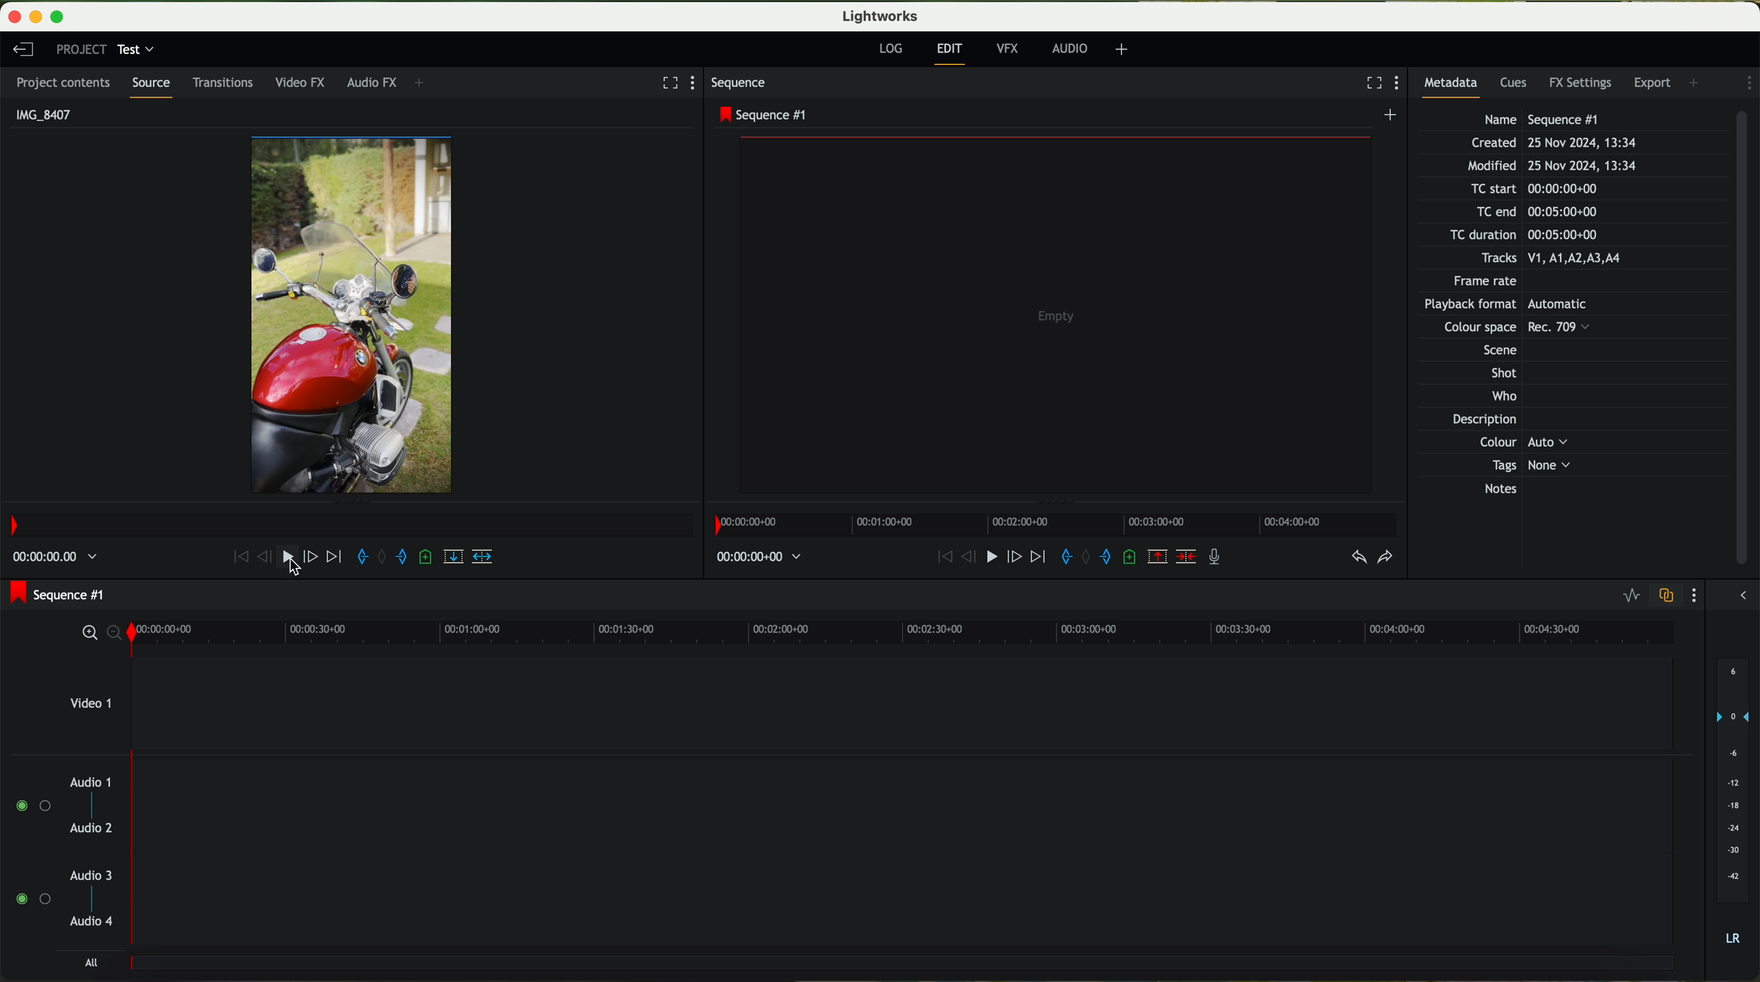  Describe the element at coordinates (59, 594) in the screenshot. I see `sequence #1` at that location.